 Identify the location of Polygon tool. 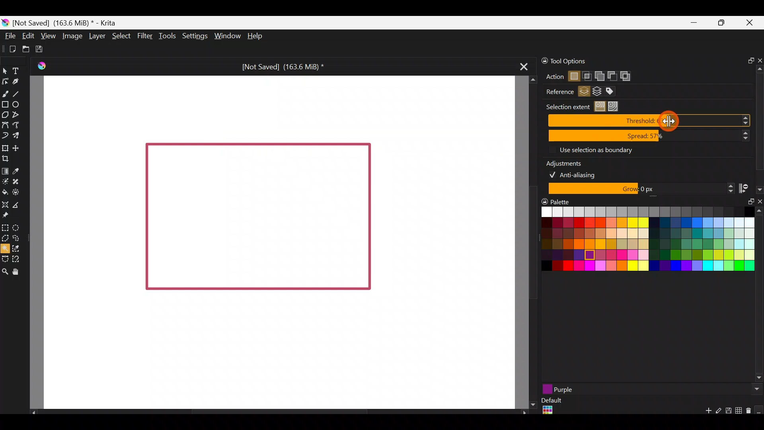
(5, 115).